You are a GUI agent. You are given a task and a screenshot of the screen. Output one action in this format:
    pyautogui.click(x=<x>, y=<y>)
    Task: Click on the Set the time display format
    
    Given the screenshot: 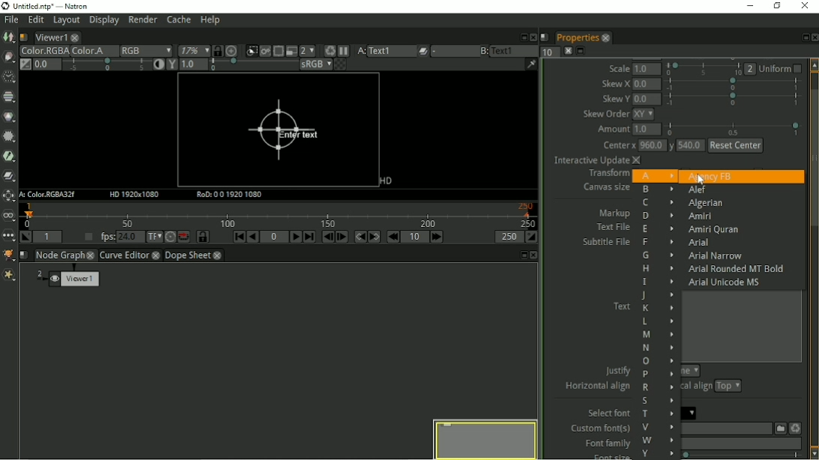 What is the action you would take?
    pyautogui.click(x=154, y=237)
    